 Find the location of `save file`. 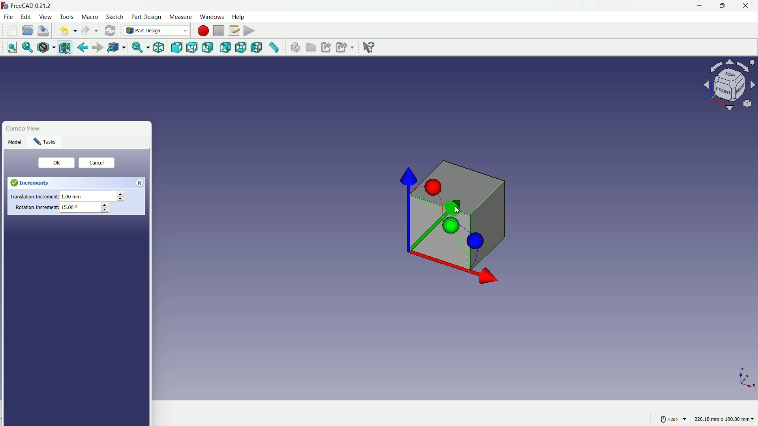

save file is located at coordinates (44, 31).